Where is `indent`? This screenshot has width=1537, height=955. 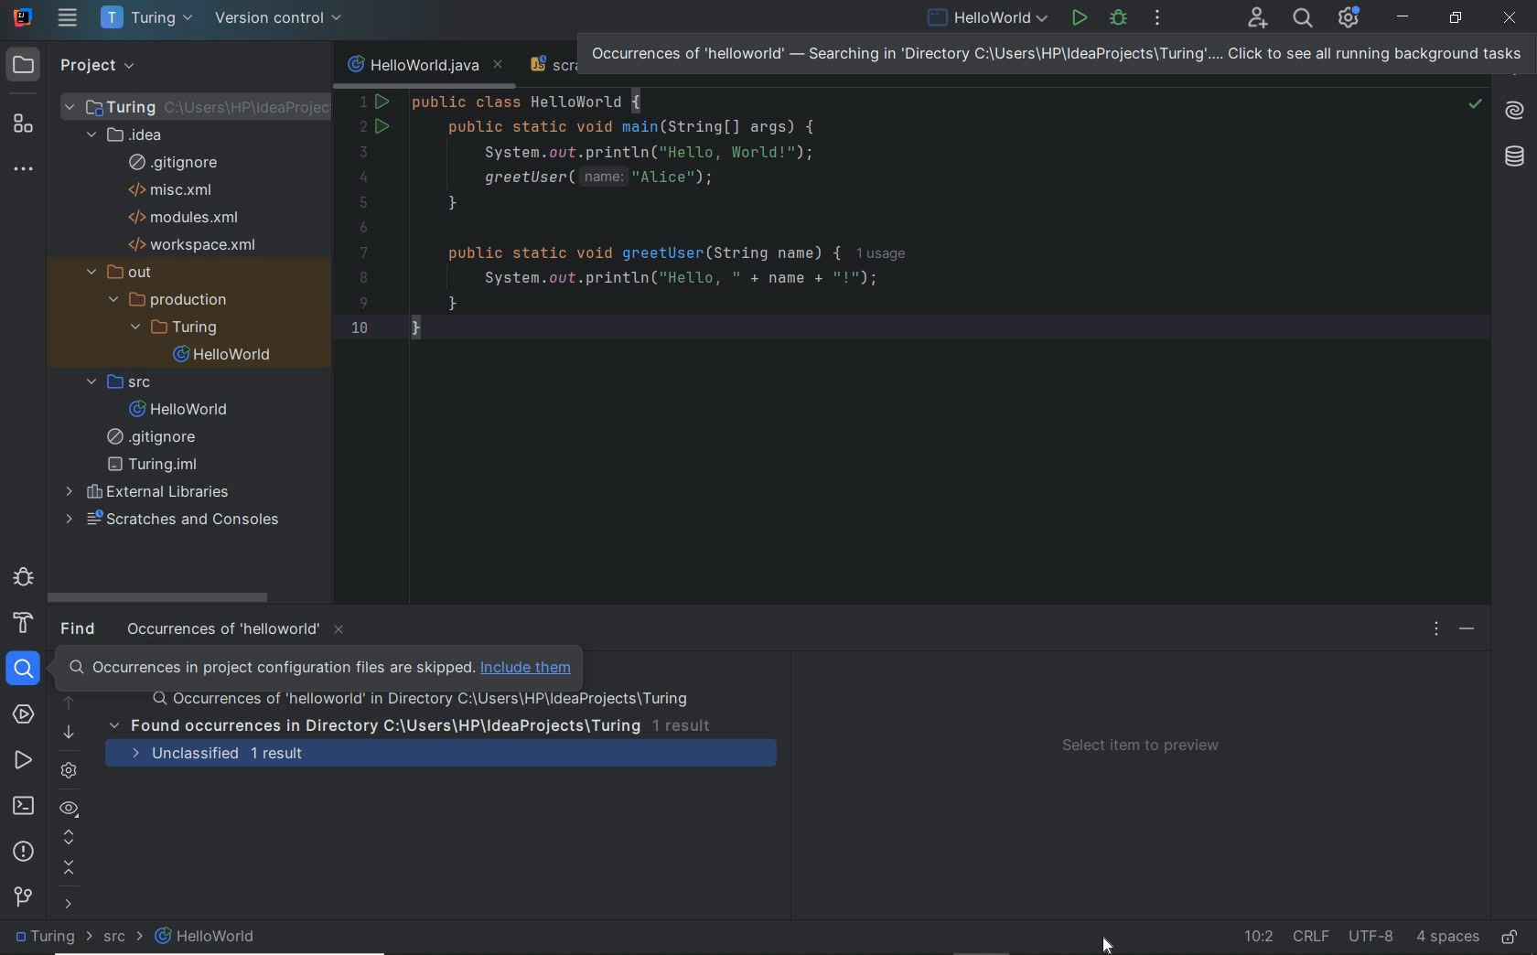 indent is located at coordinates (1446, 939).